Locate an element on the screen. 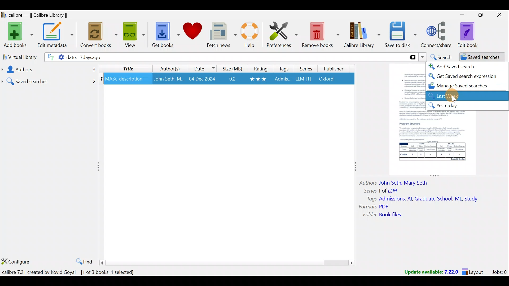 The width and height of the screenshot is (509, 286). Title is located at coordinates (129, 68).